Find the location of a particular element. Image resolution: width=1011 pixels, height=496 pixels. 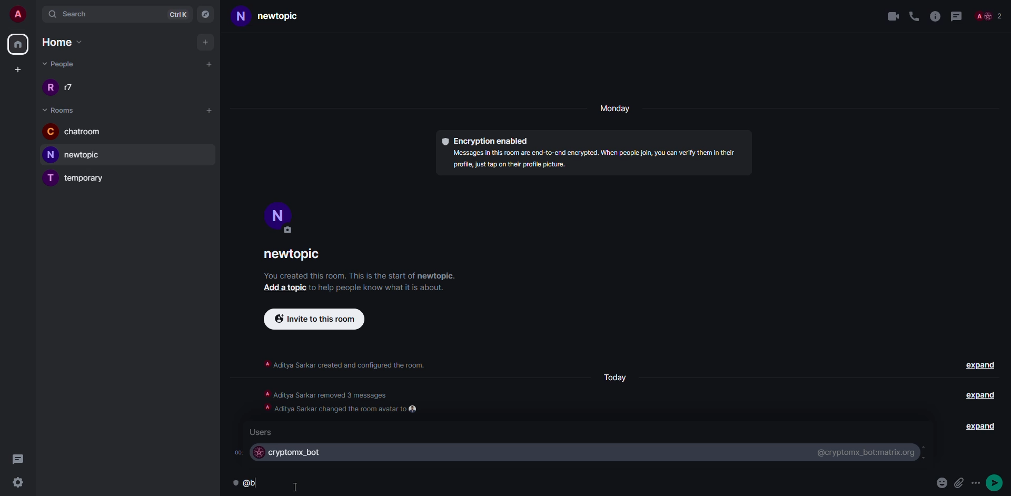

account is located at coordinates (19, 13).